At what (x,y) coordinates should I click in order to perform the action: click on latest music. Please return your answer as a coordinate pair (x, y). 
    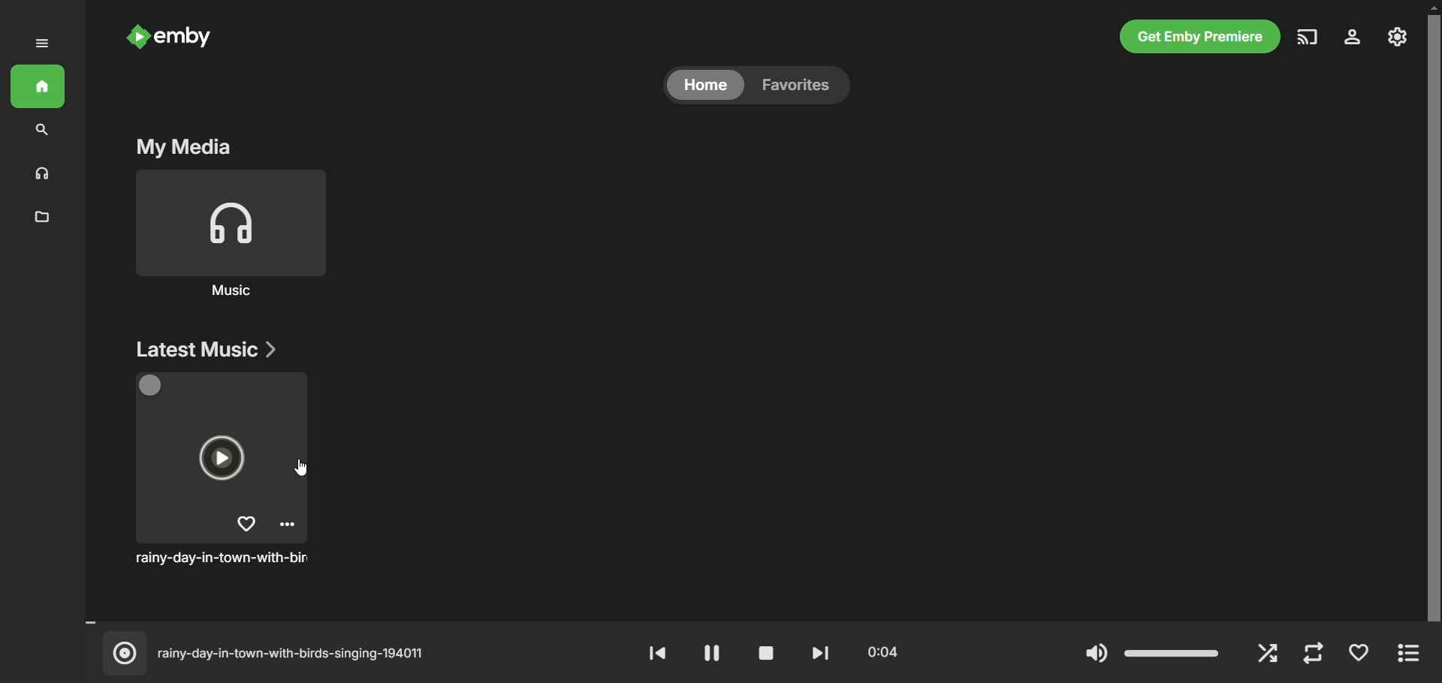
    Looking at the image, I should click on (202, 348).